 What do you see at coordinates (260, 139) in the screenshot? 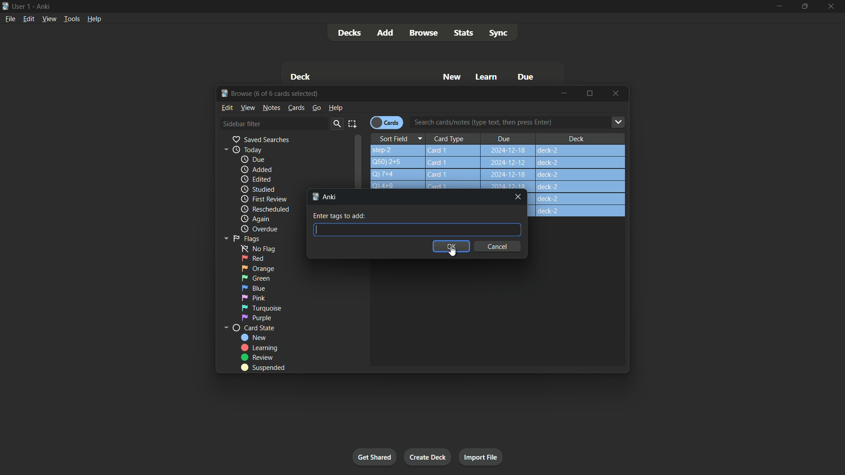
I see `Saved searches` at bounding box center [260, 139].